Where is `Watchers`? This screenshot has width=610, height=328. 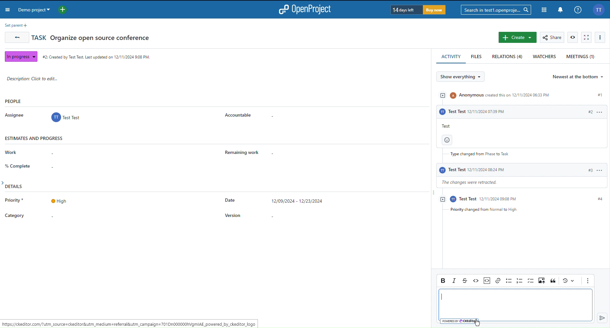 Watchers is located at coordinates (545, 57).